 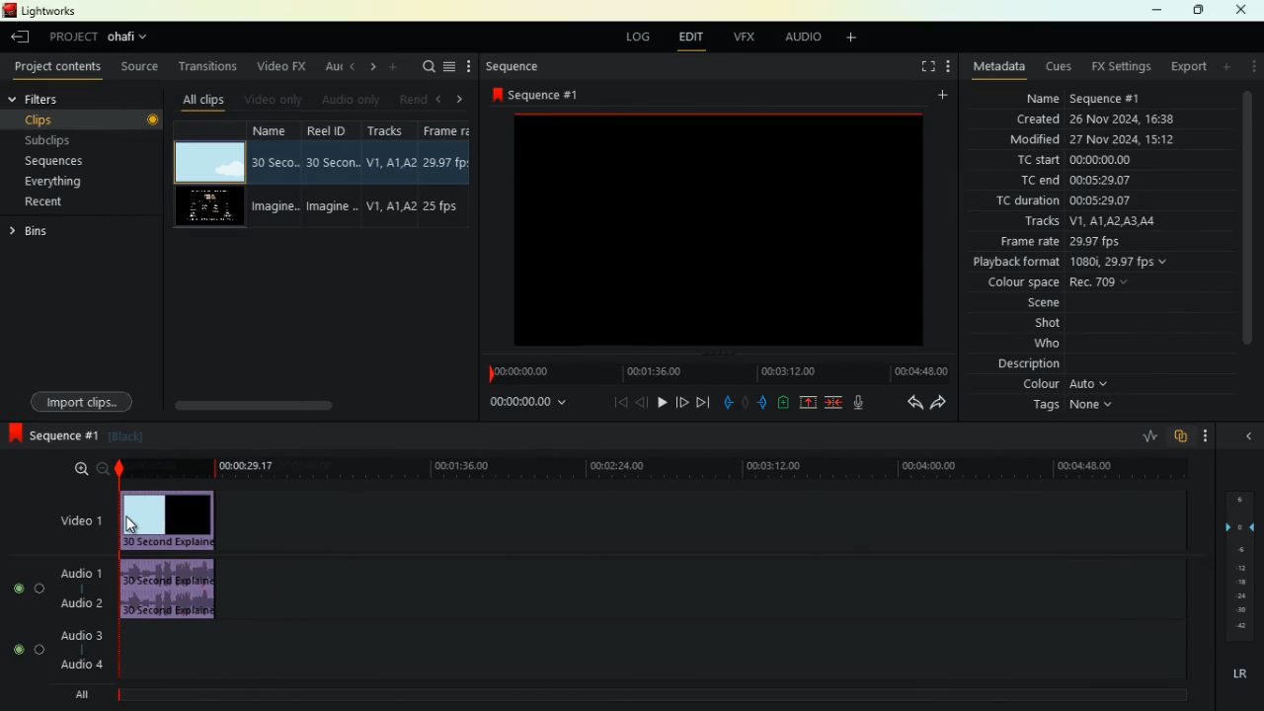 What do you see at coordinates (80, 400) in the screenshot?
I see `import clips` at bounding box center [80, 400].